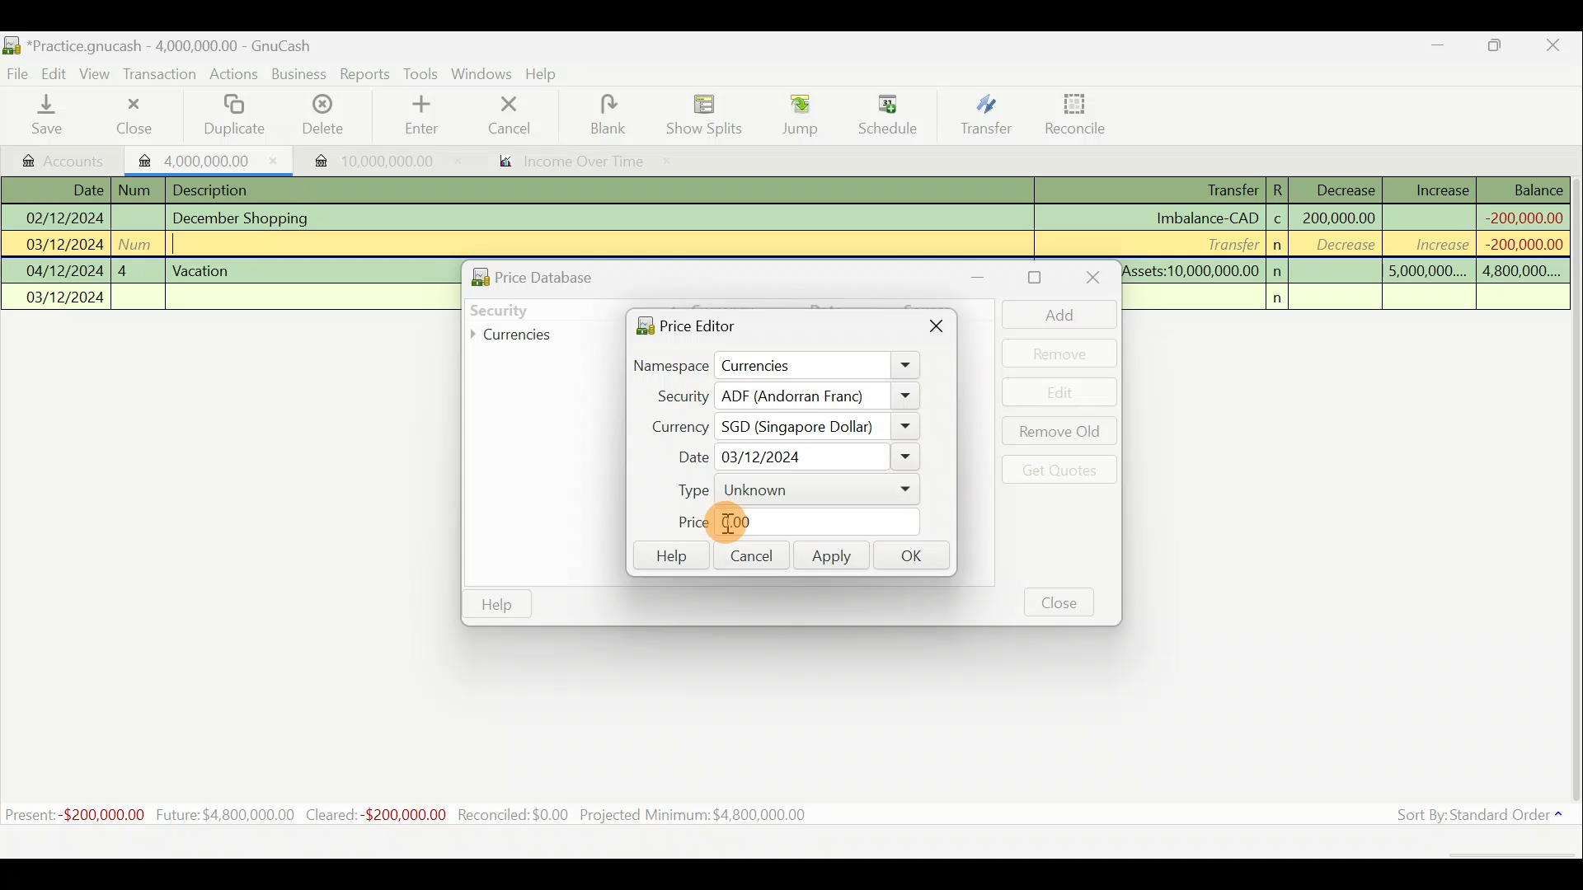 The width and height of the screenshot is (1583, 890). I want to click on Minimise, so click(988, 277).